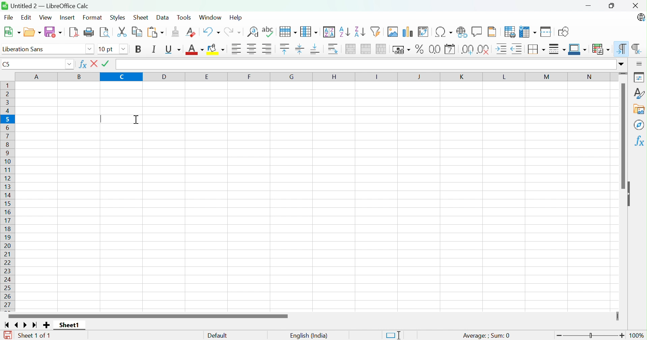  Describe the element at coordinates (423, 32) in the screenshot. I see `Insert or edit pivot table` at that location.